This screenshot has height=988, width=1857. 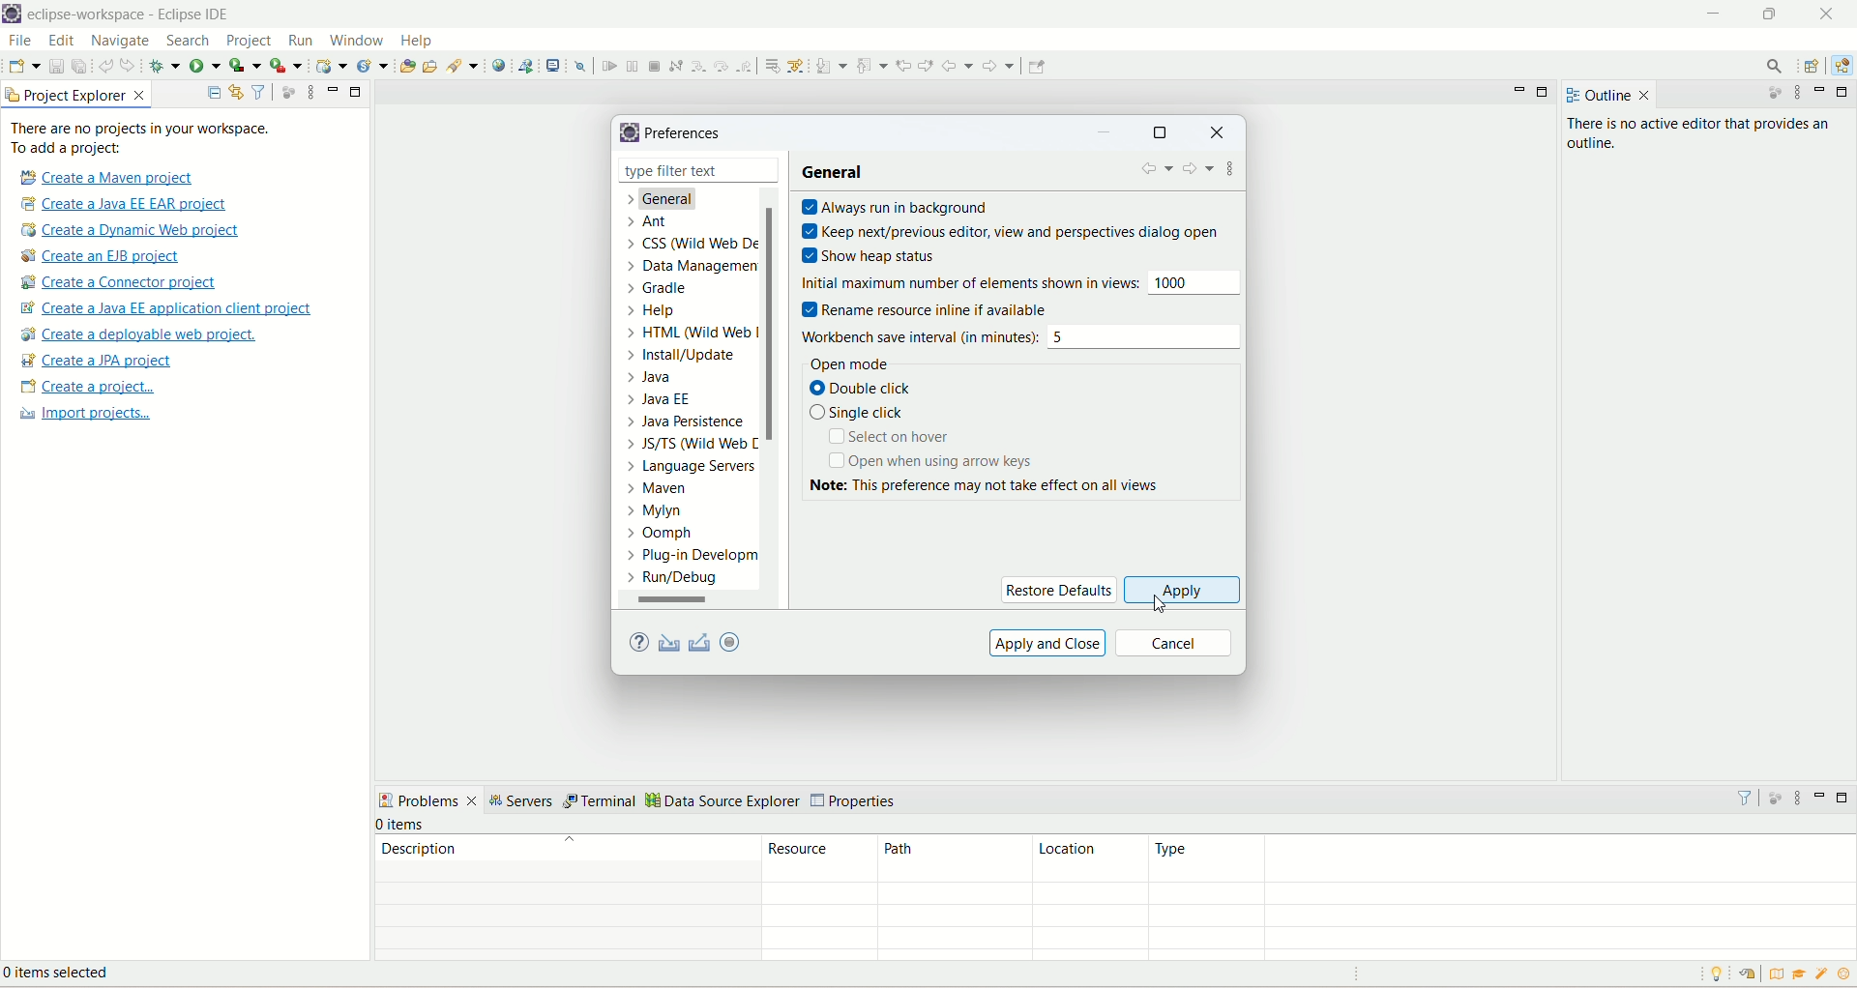 I want to click on apply and close, so click(x=1048, y=642).